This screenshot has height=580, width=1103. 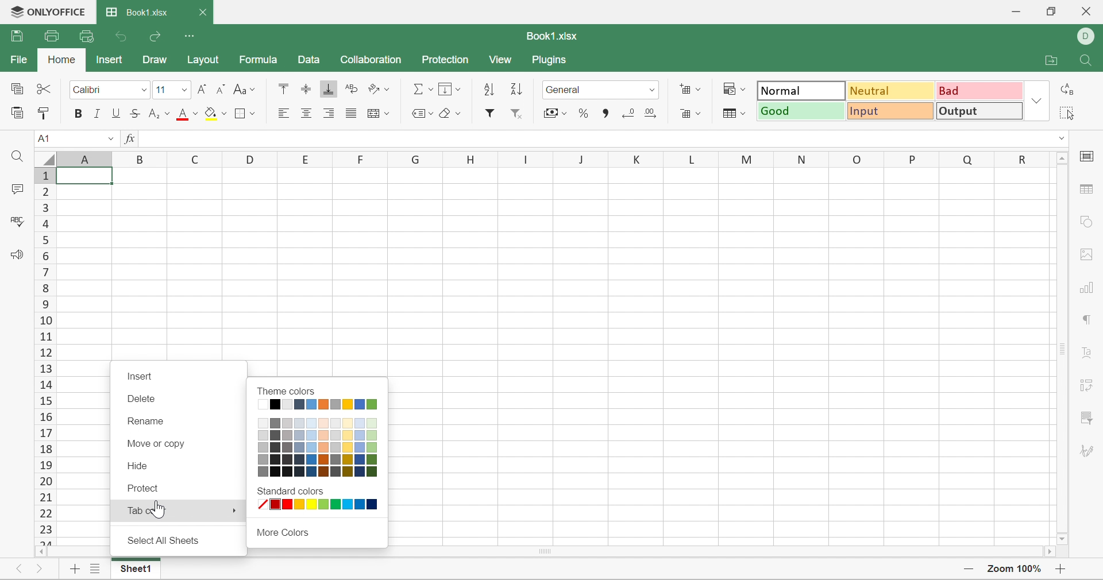 I want to click on O, so click(x=856, y=157).